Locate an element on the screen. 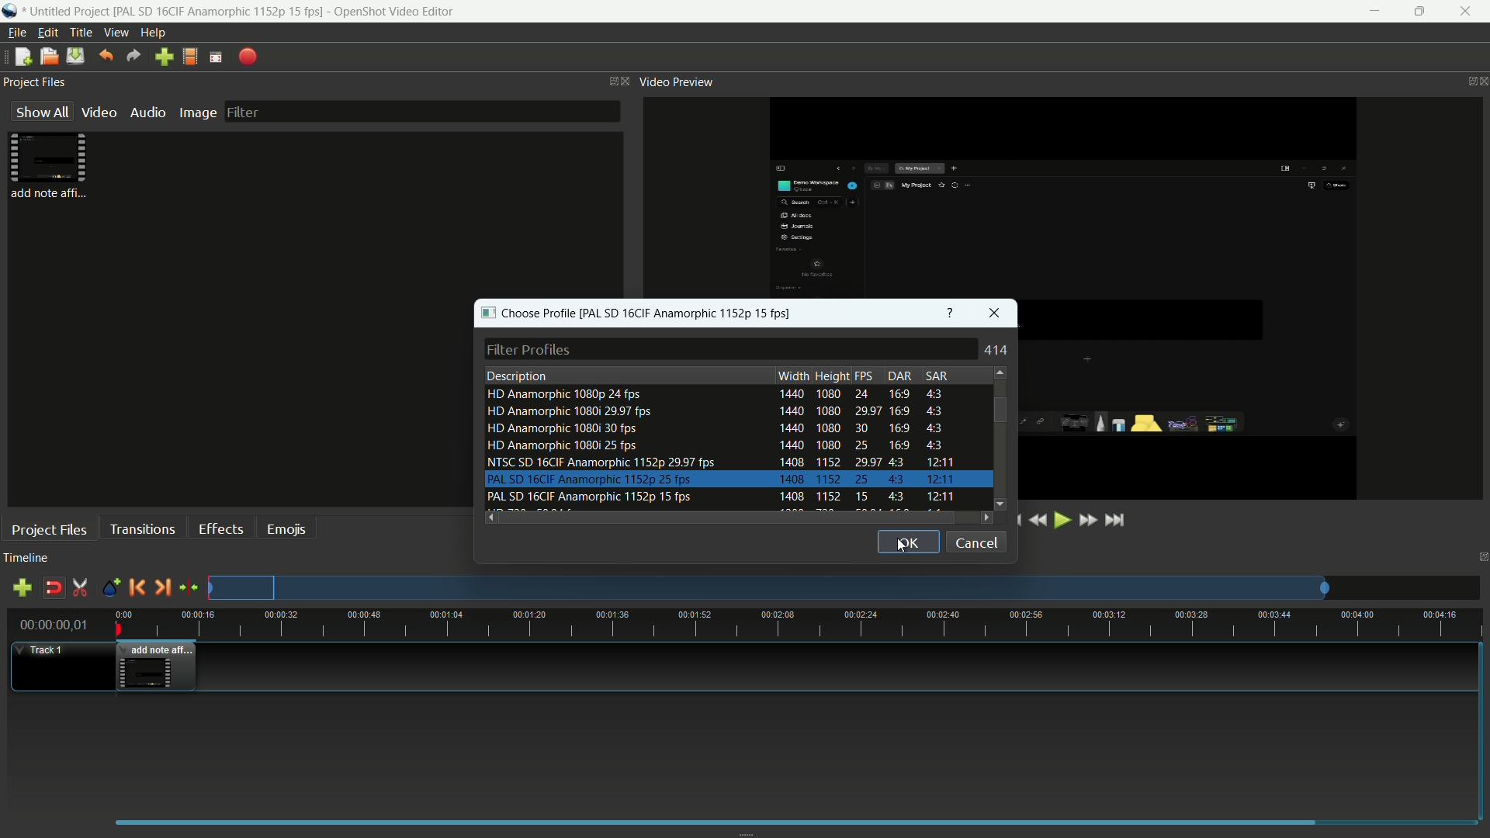 This screenshot has height=838, width=1490. file menu is located at coordinates (14, 33).